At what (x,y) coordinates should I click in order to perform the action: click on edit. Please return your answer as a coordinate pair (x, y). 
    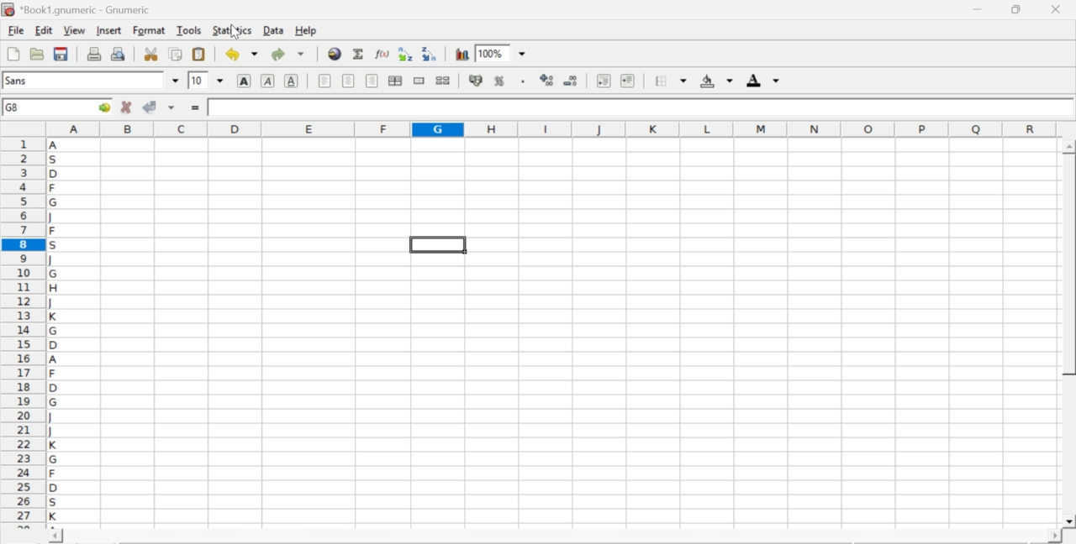
    Looking at the image, I should click on (44, 30).